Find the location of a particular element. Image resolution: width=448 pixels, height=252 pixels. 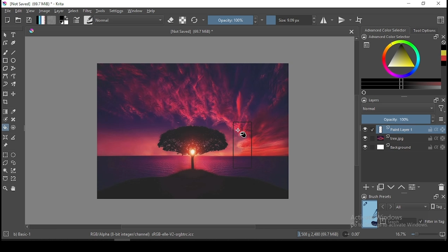

smart patch tool is located at coordinates (13, 119).